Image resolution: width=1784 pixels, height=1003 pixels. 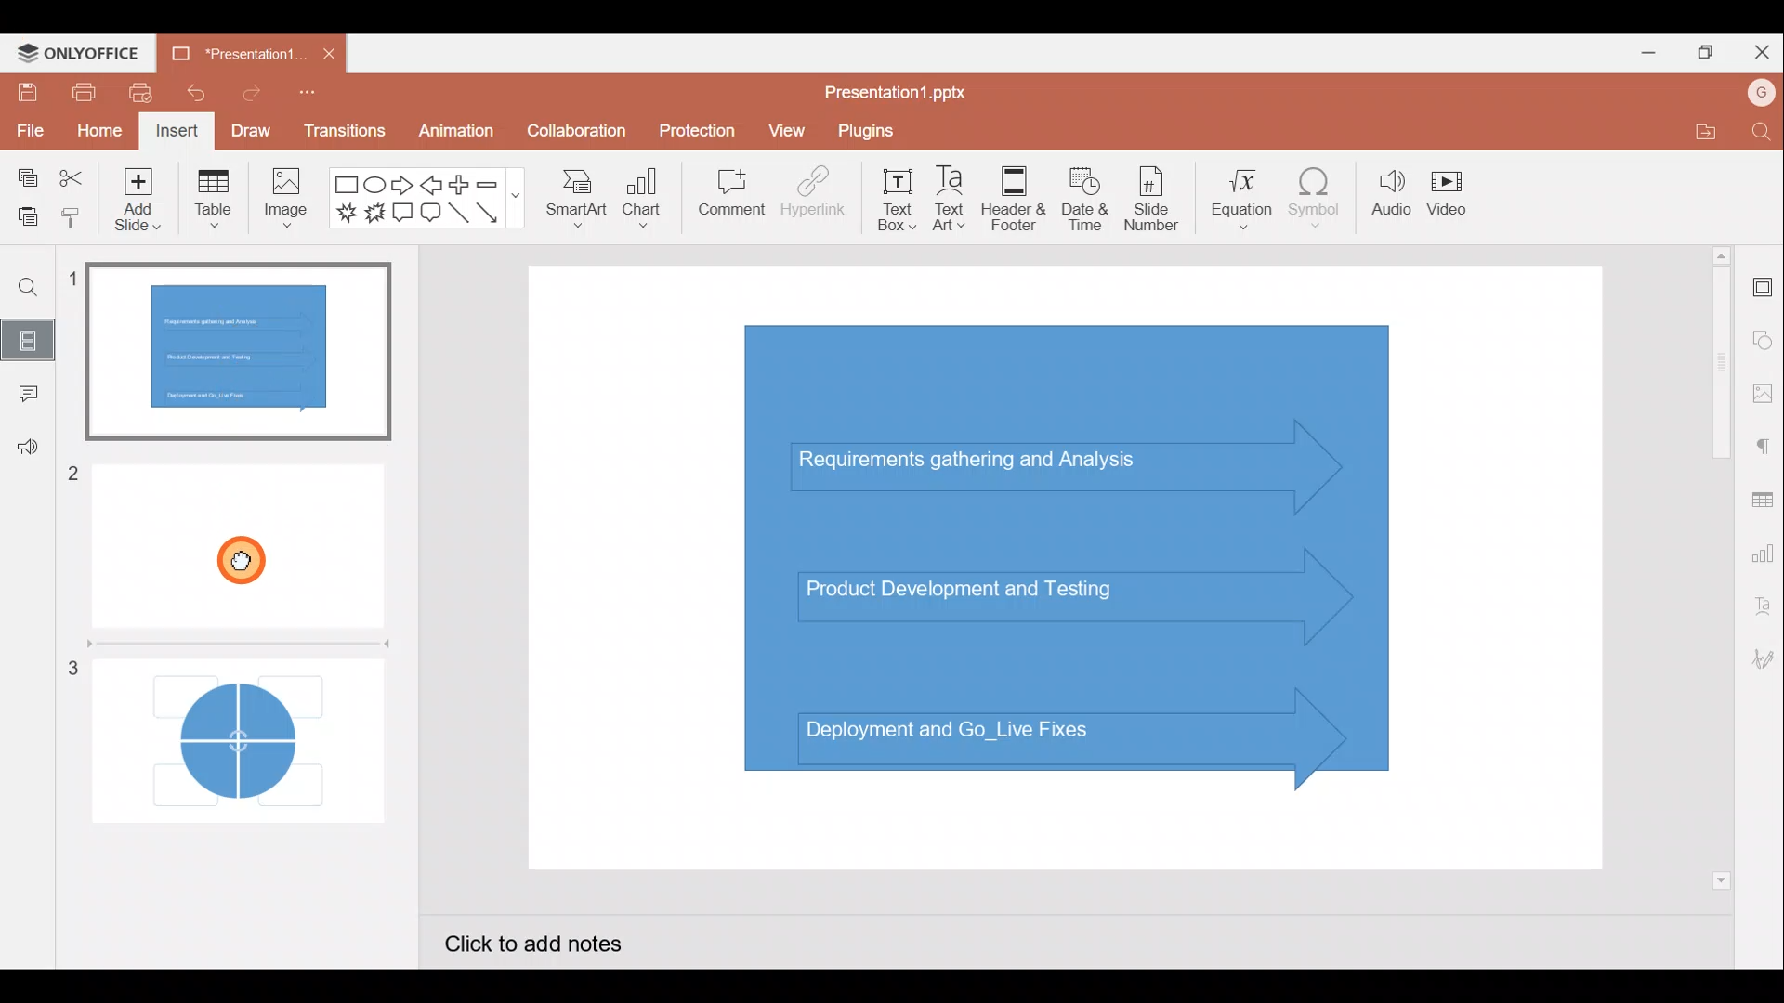 What do you see at coordinates (1765, 447) in the screenshot?
I see `Paragraph settings` at bounding box center [1765, 447].